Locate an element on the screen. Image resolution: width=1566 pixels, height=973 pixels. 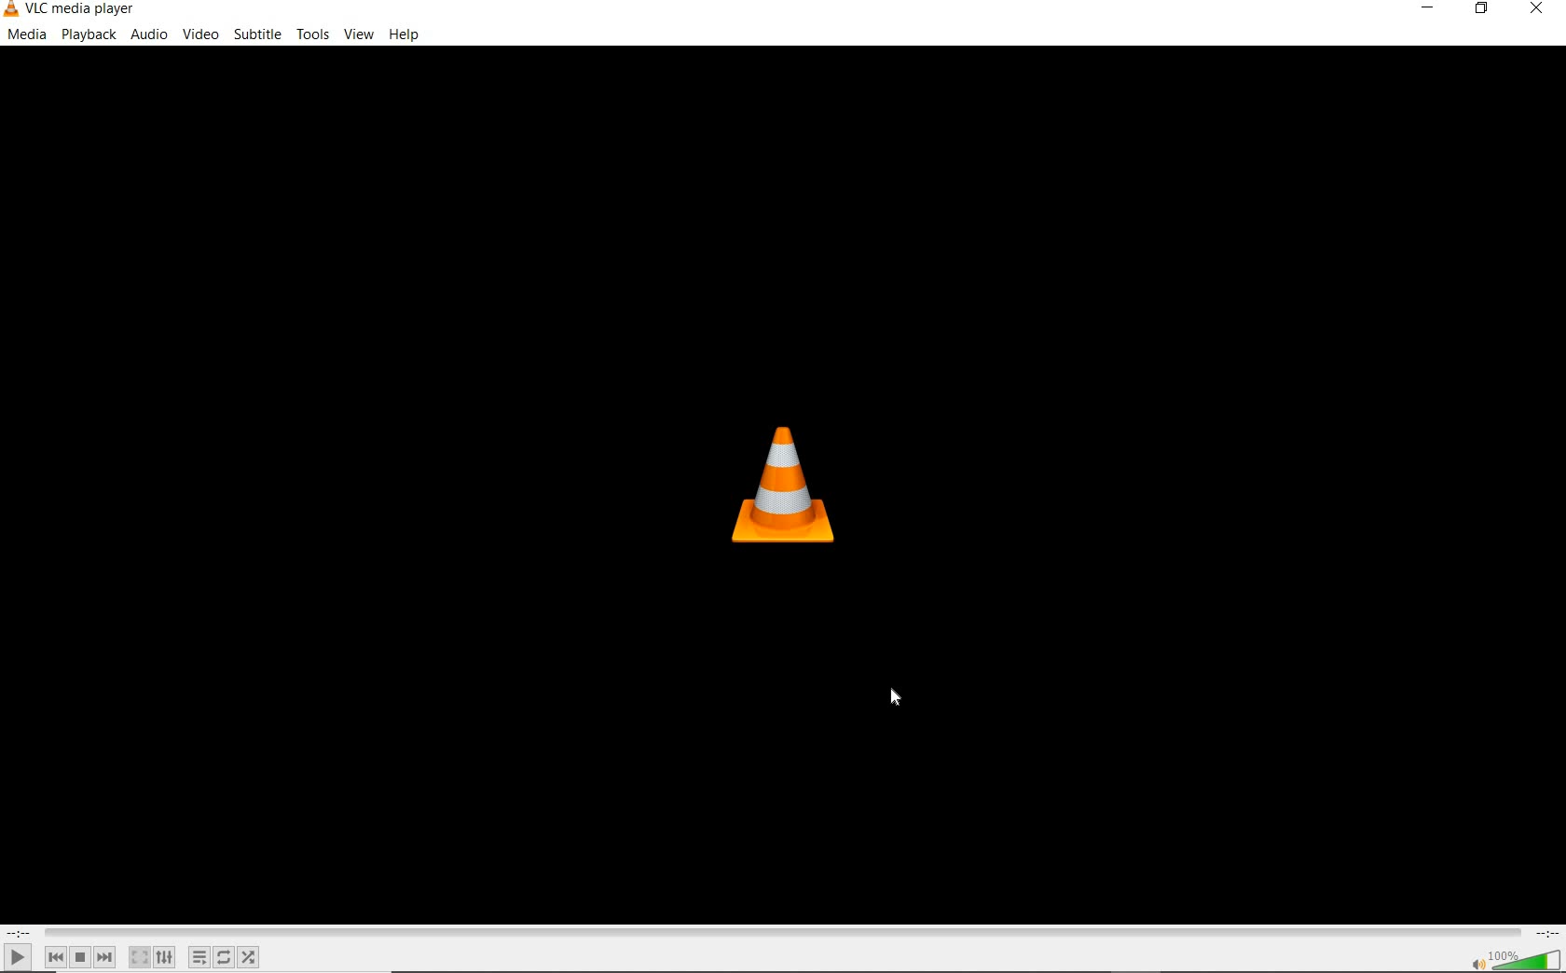
toggle playlist is located at coordinates (199, 957).